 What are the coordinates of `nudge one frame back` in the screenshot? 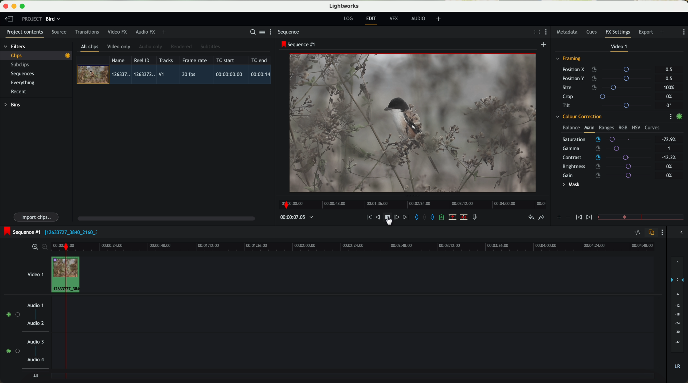 It's located at (380, 218).